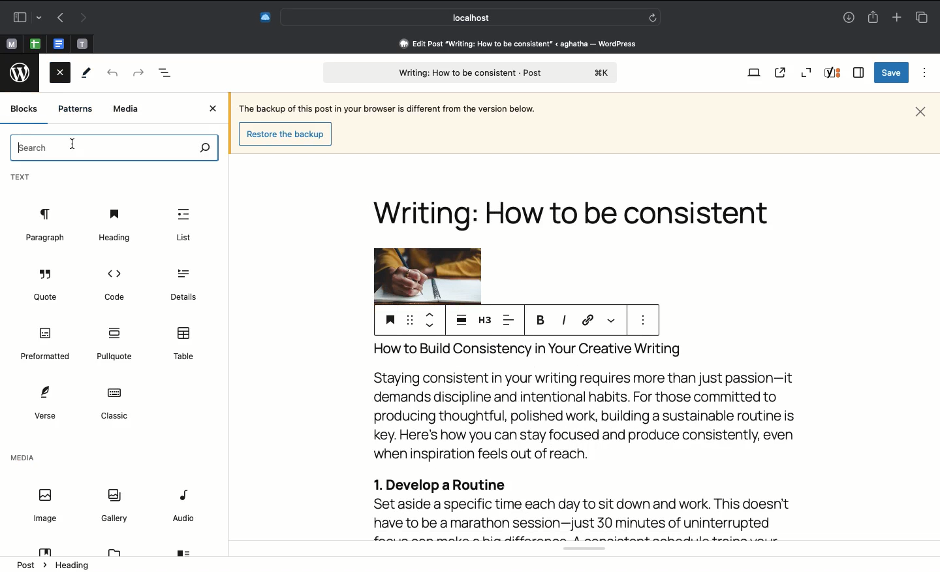 The height and width of the screenshot is (572, 940). Describe the element at coordinates (114, 225) in the screenshot. I see `Heading` at that location.